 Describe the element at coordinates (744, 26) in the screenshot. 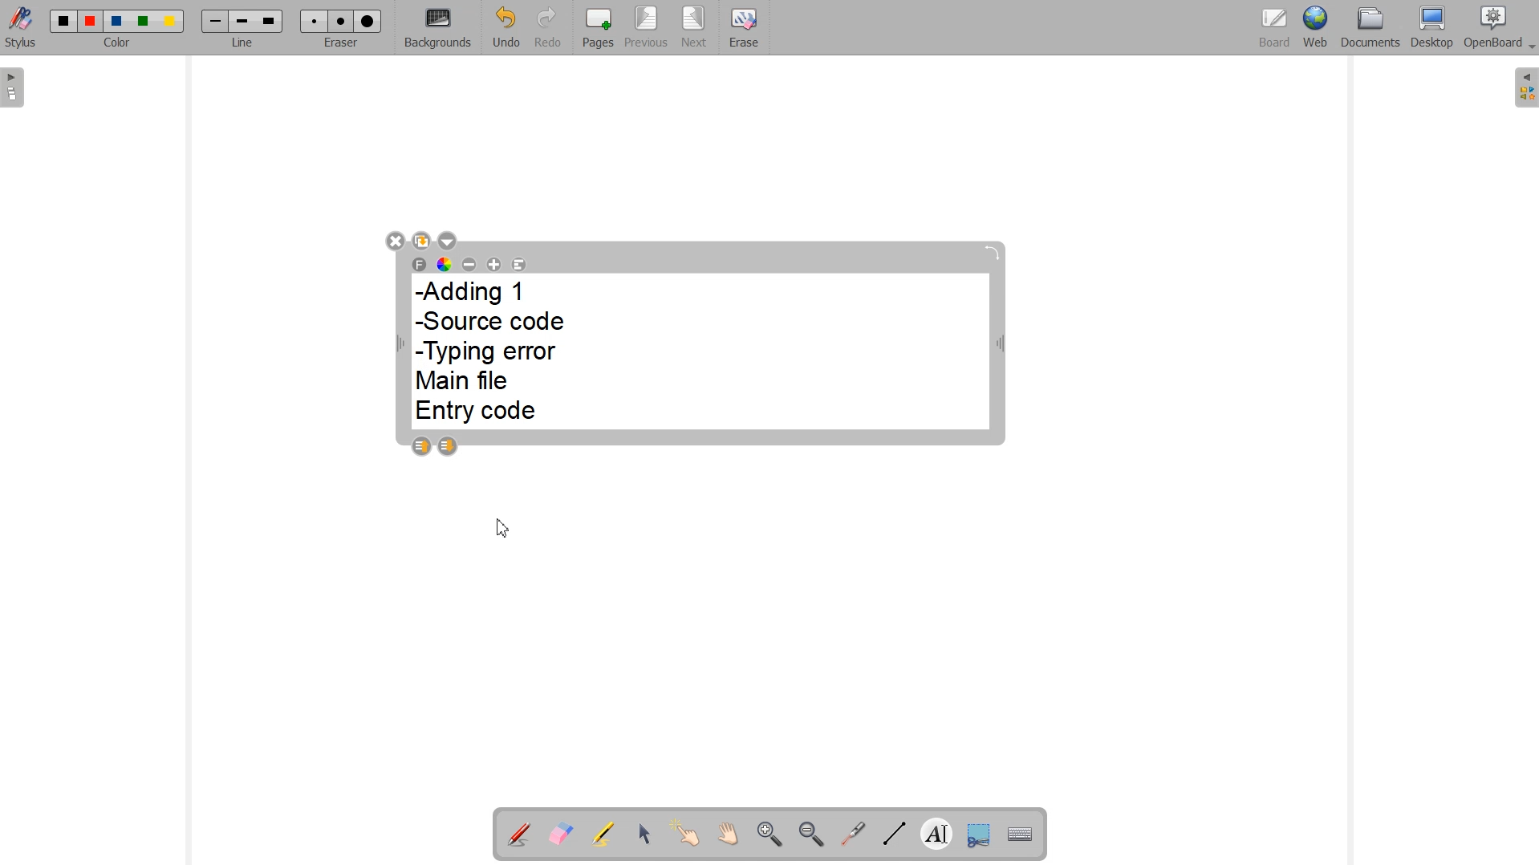

I see `Erase` at that location.